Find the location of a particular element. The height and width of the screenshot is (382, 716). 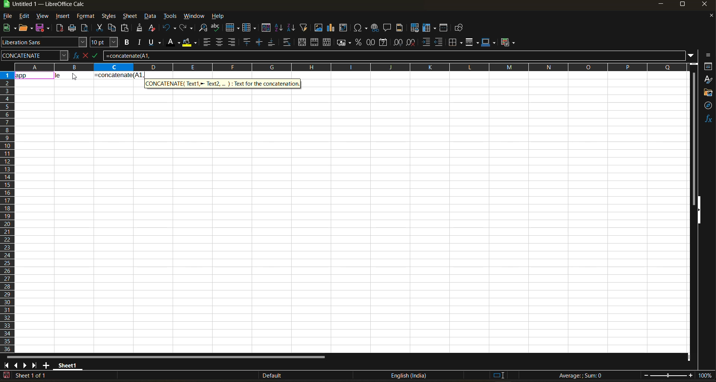

edit is located at coordinates (24, 15).